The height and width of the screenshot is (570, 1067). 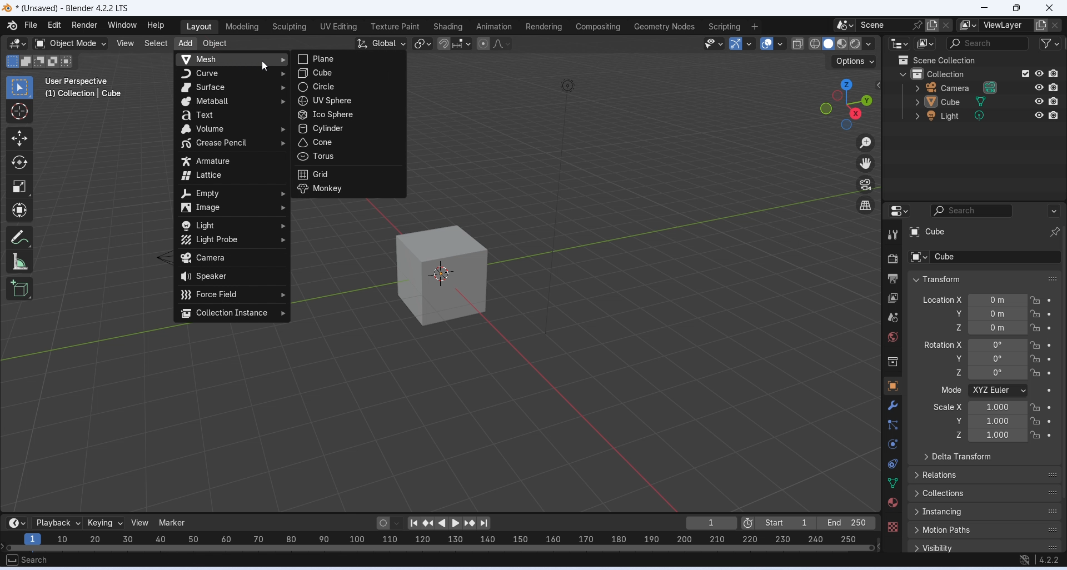 I want to click on Cube layer, so click(x=981, y=231).